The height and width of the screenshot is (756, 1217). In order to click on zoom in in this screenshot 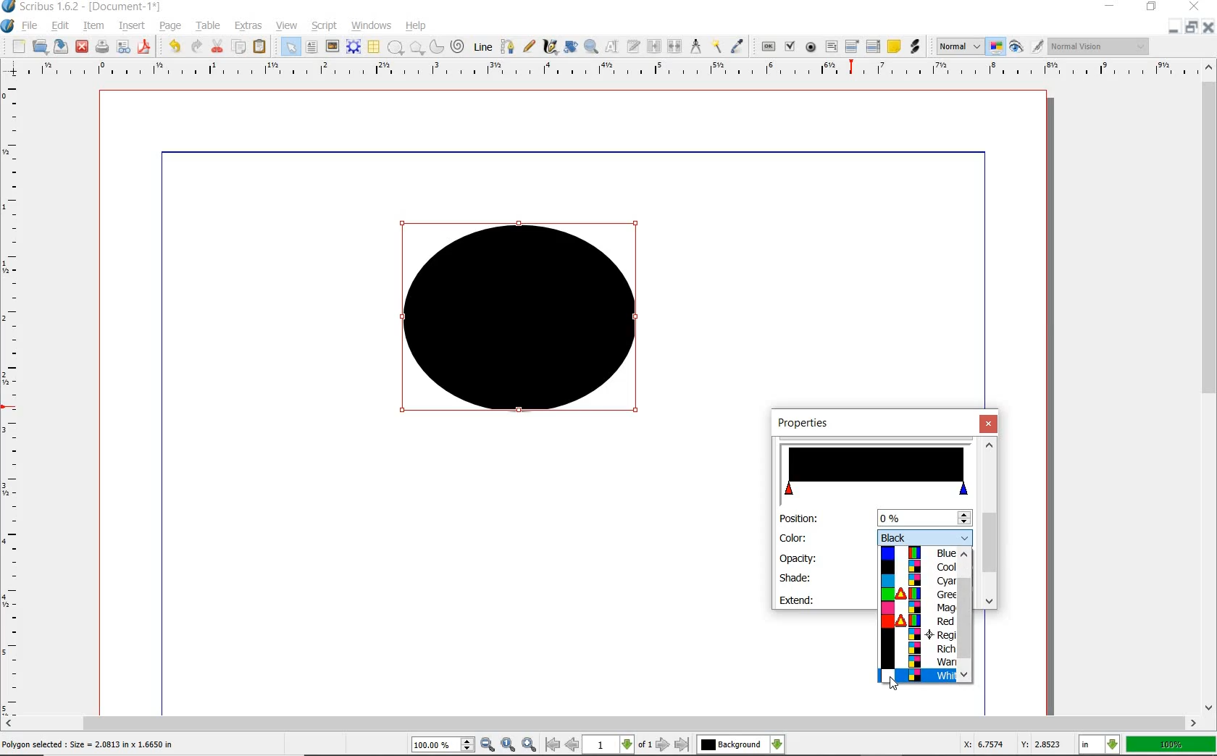, I will do `click(488, 745)`.